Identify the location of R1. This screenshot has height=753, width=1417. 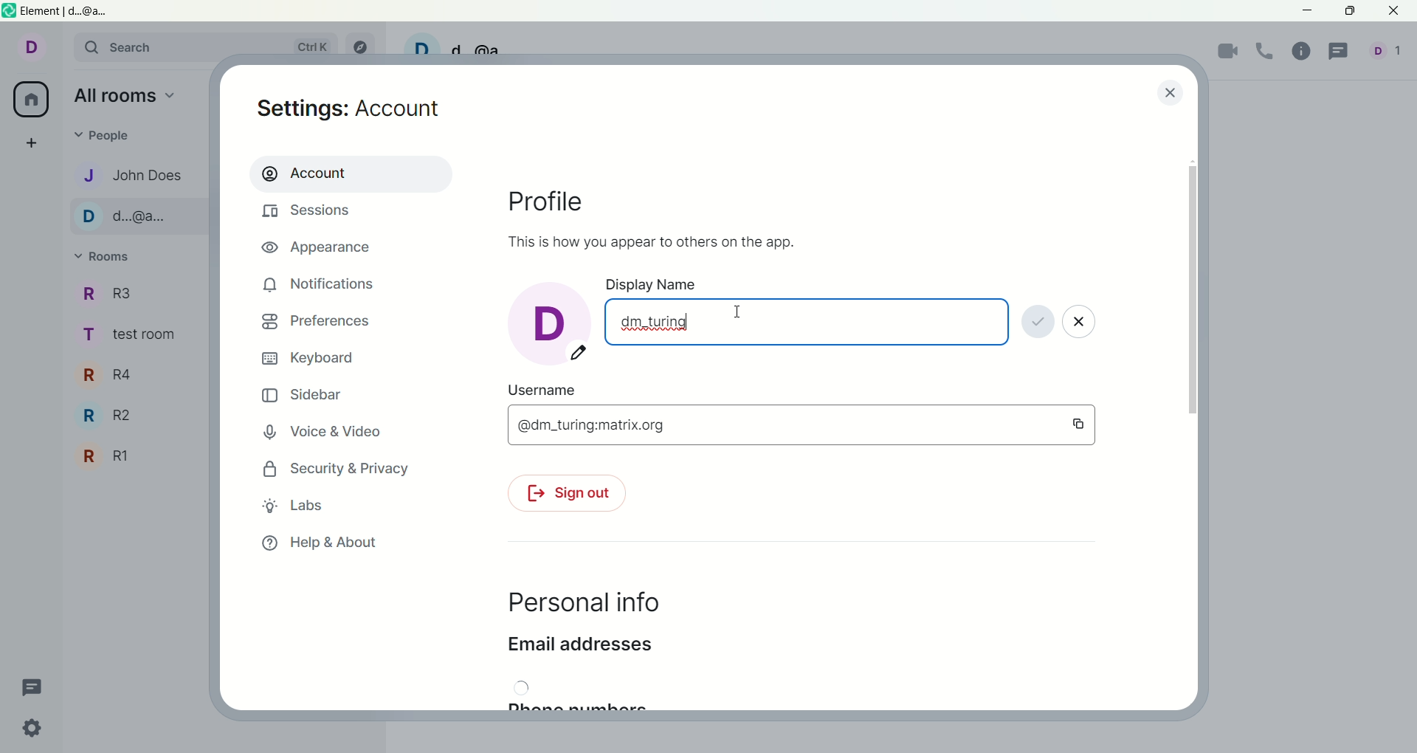
(108, 456).